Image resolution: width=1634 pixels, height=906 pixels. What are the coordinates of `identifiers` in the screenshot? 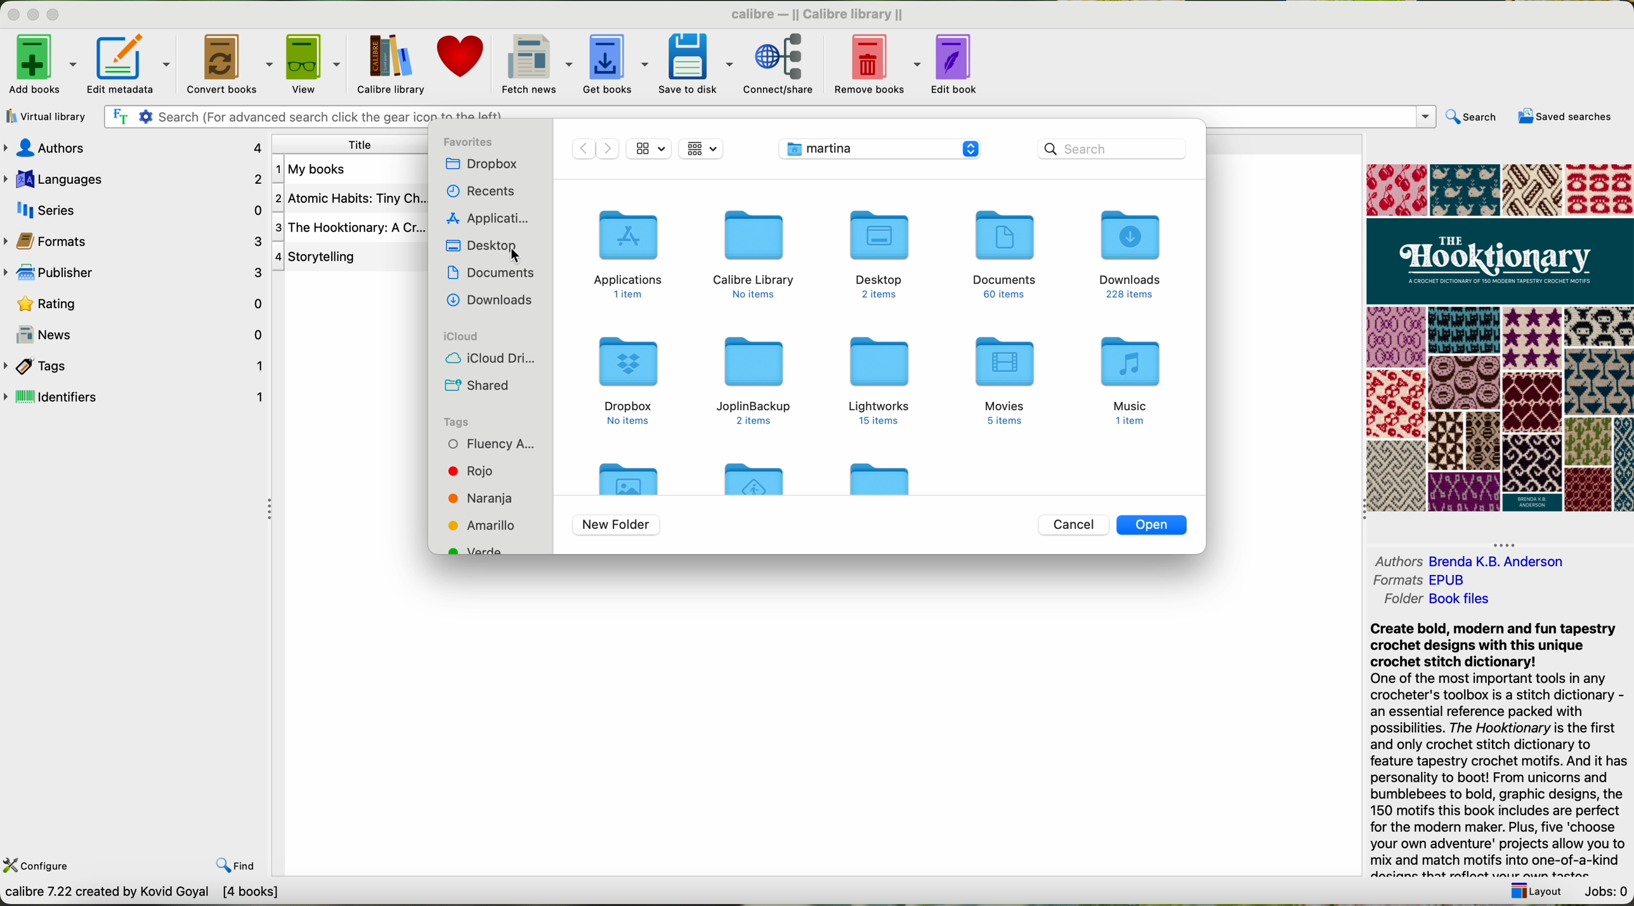 It's located at (135, 396).